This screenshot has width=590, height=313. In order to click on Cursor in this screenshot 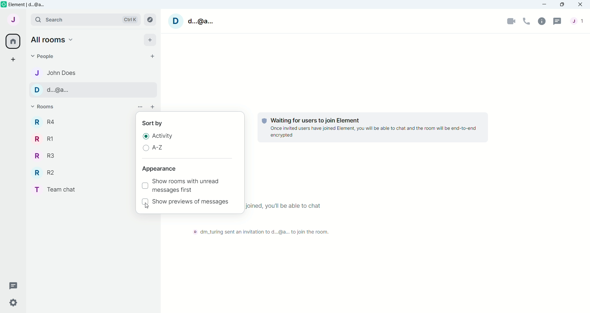, I will do `click(147, 206)`.